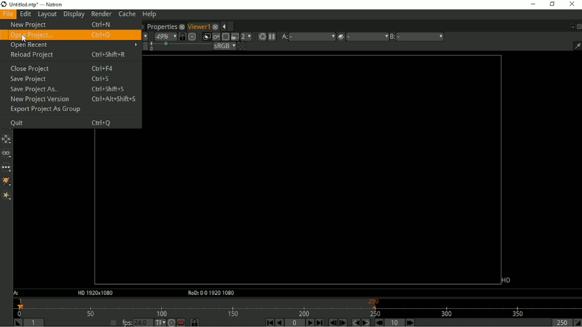  I want to click on fps, so click(127, 322).